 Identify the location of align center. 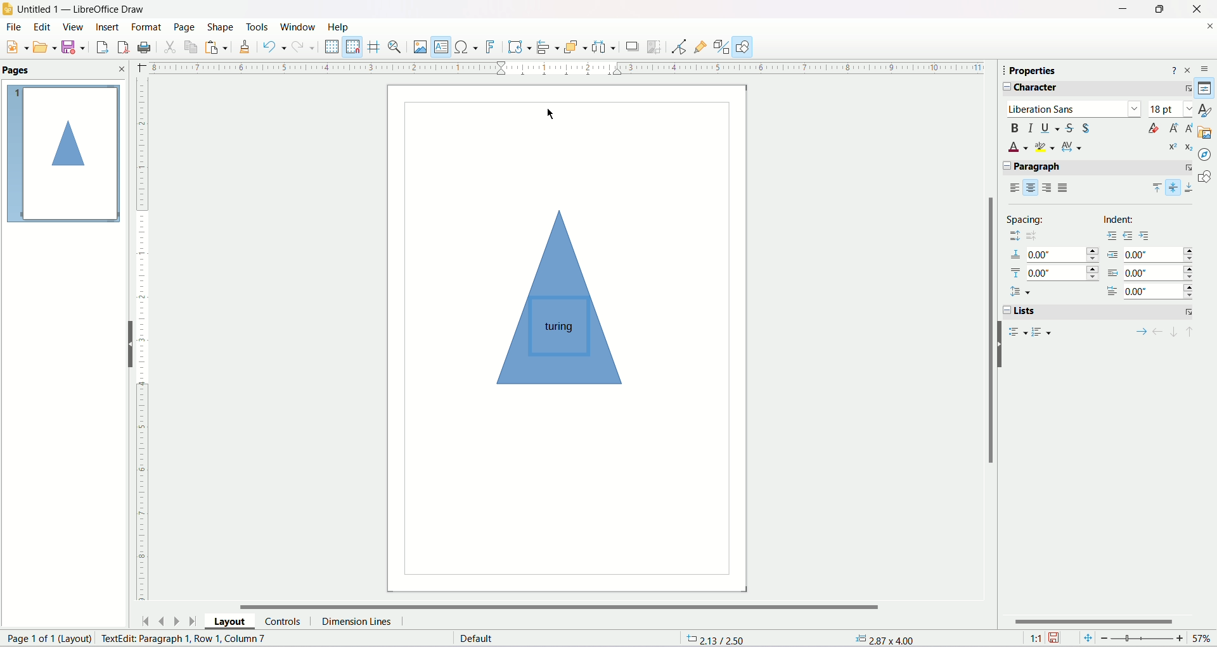
(1031, 187).